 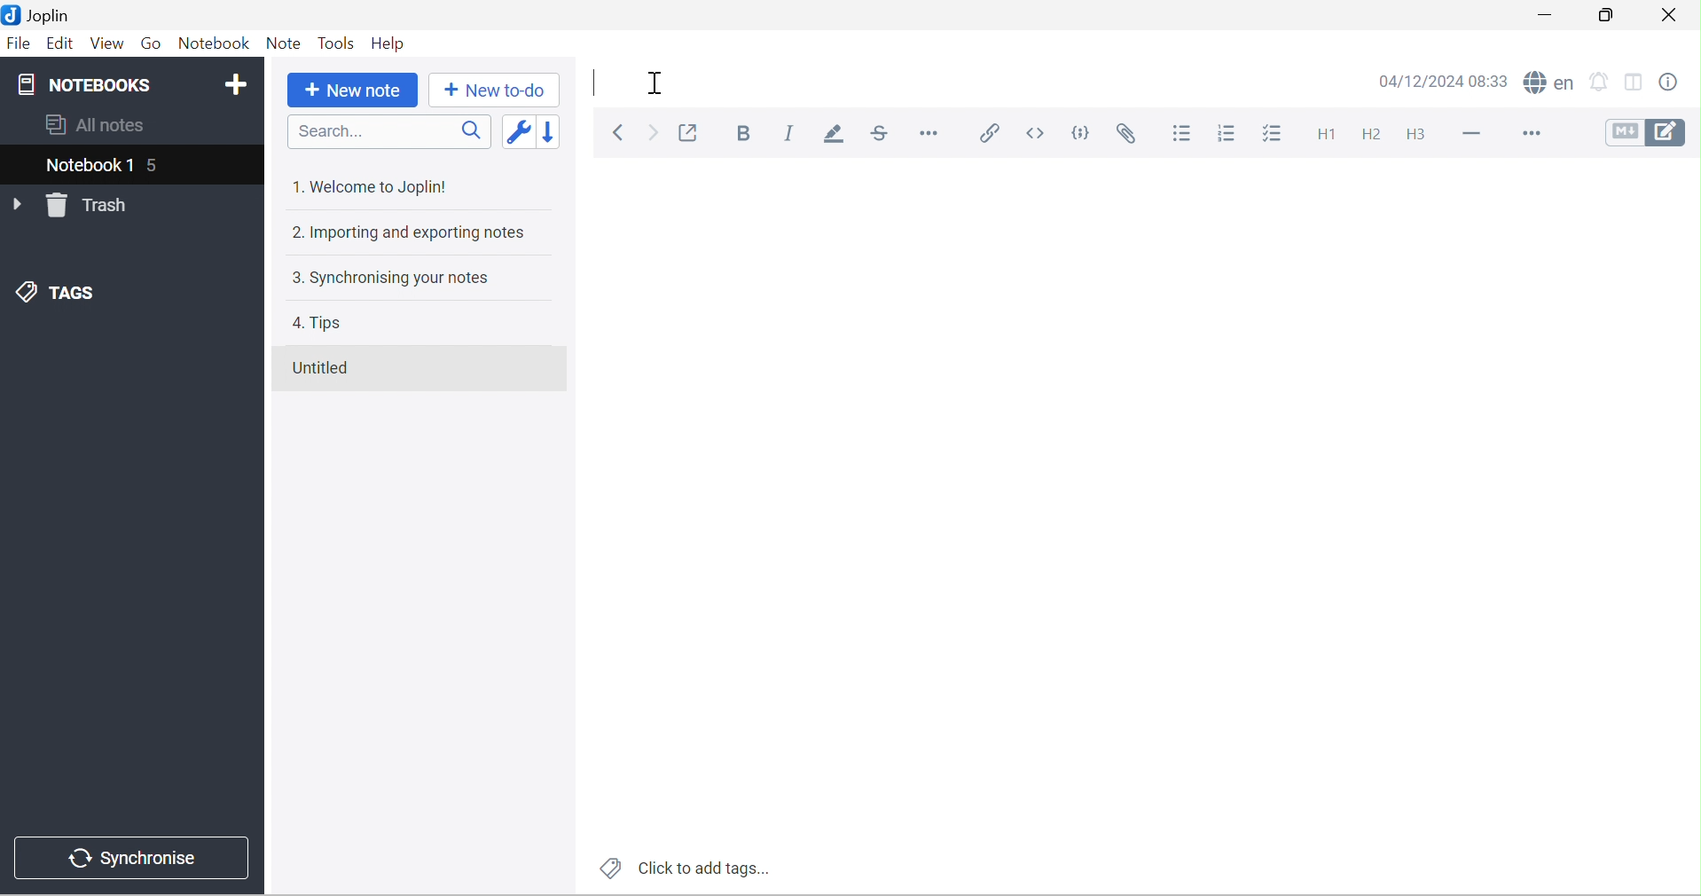 What do you see at coordinates (356, 90) in the screenshot?
I see `New note` at bounding box center [356, 90].